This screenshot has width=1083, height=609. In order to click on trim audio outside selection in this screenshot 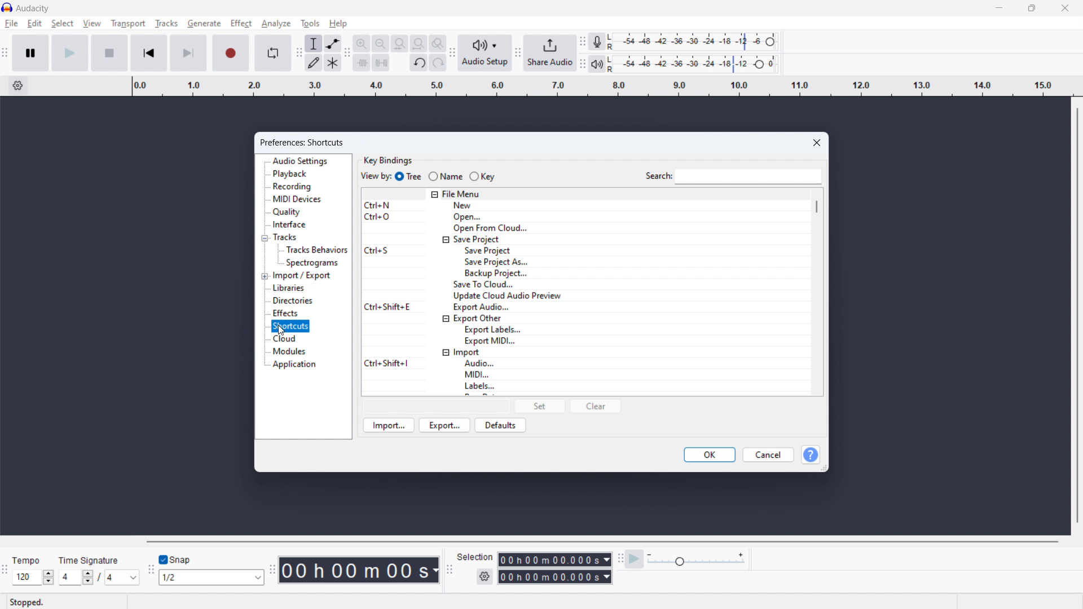, I will do `click(362, 62)`.